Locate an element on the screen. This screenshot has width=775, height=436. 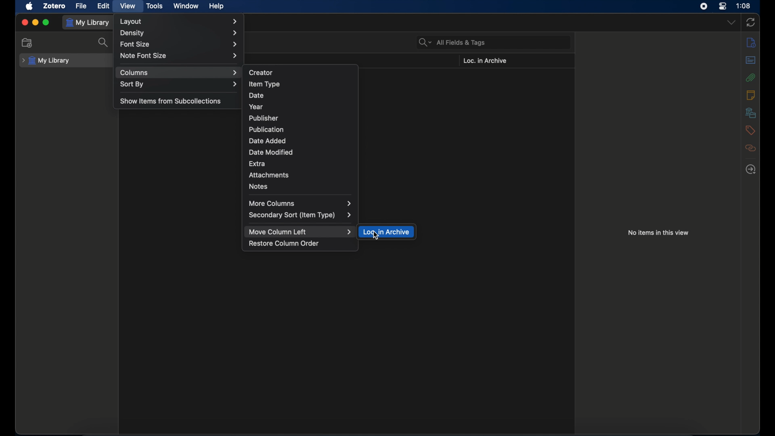
date added is located at coordinates (267, 141).